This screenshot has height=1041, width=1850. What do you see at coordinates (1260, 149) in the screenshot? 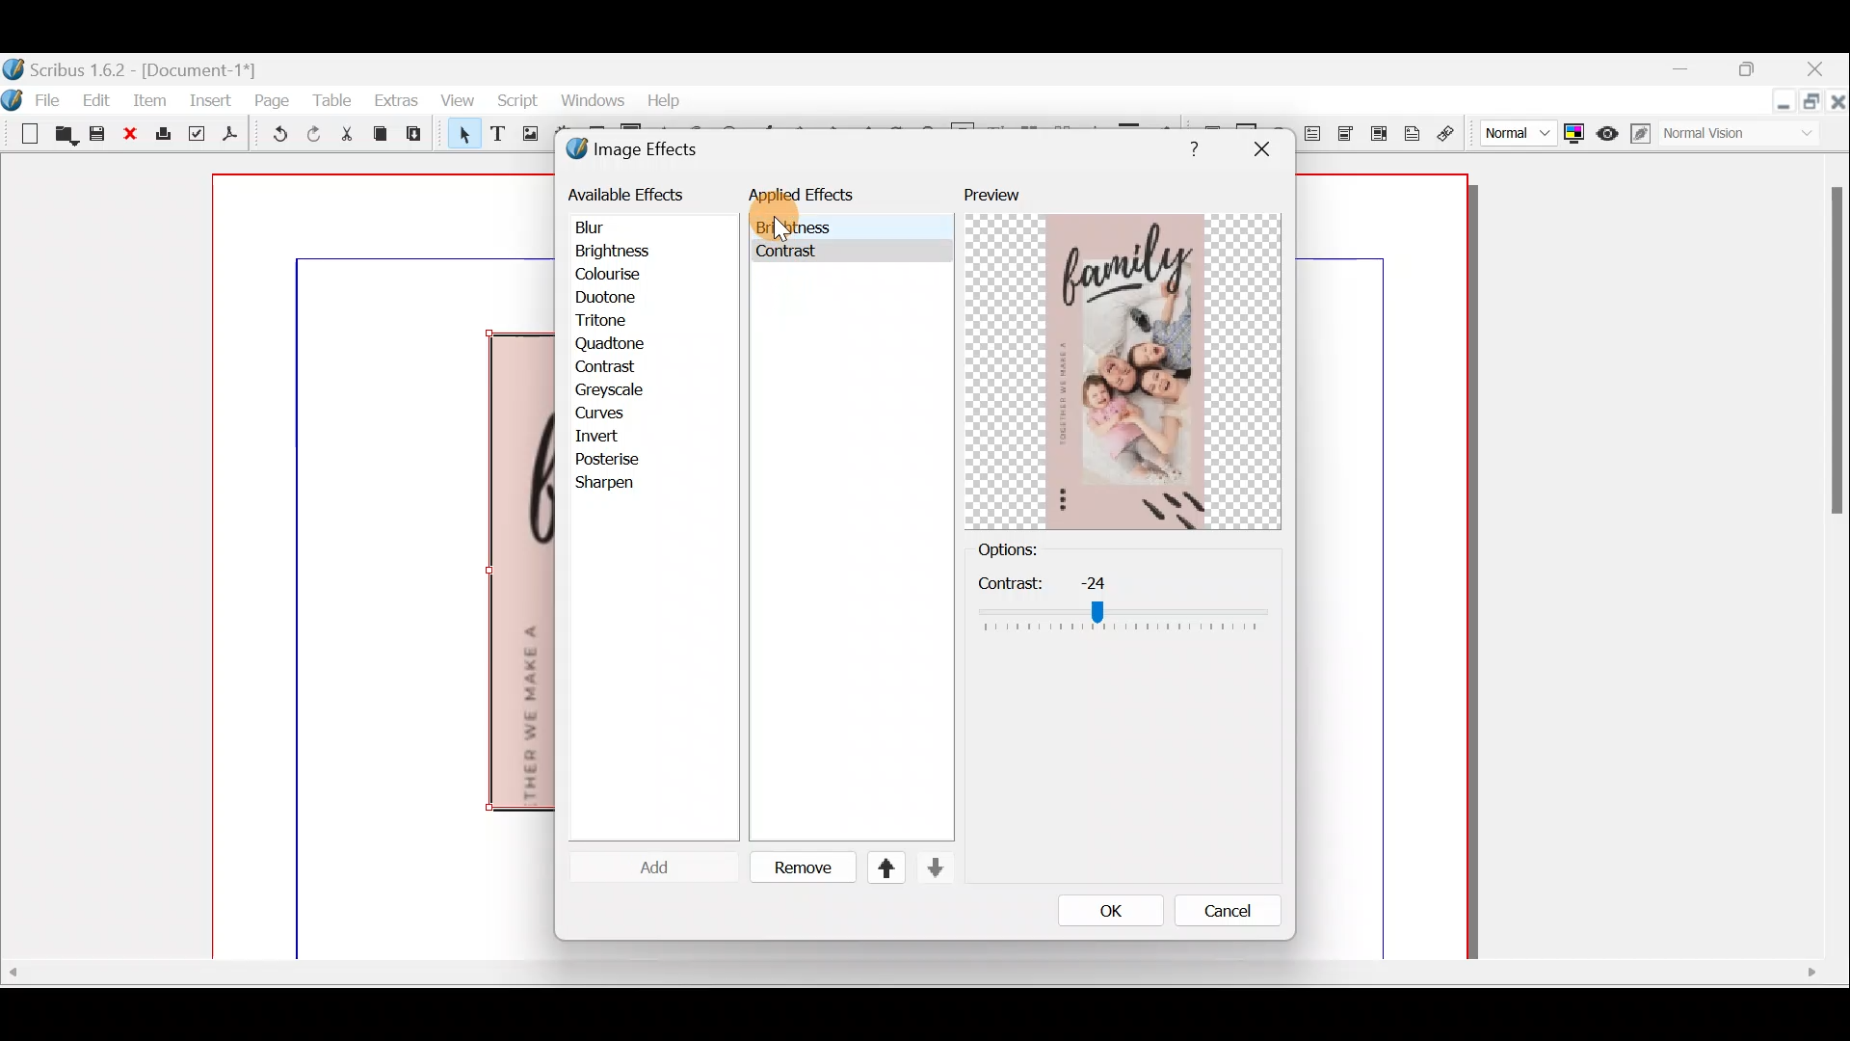
I see `` at bounding box center [1260, 149].